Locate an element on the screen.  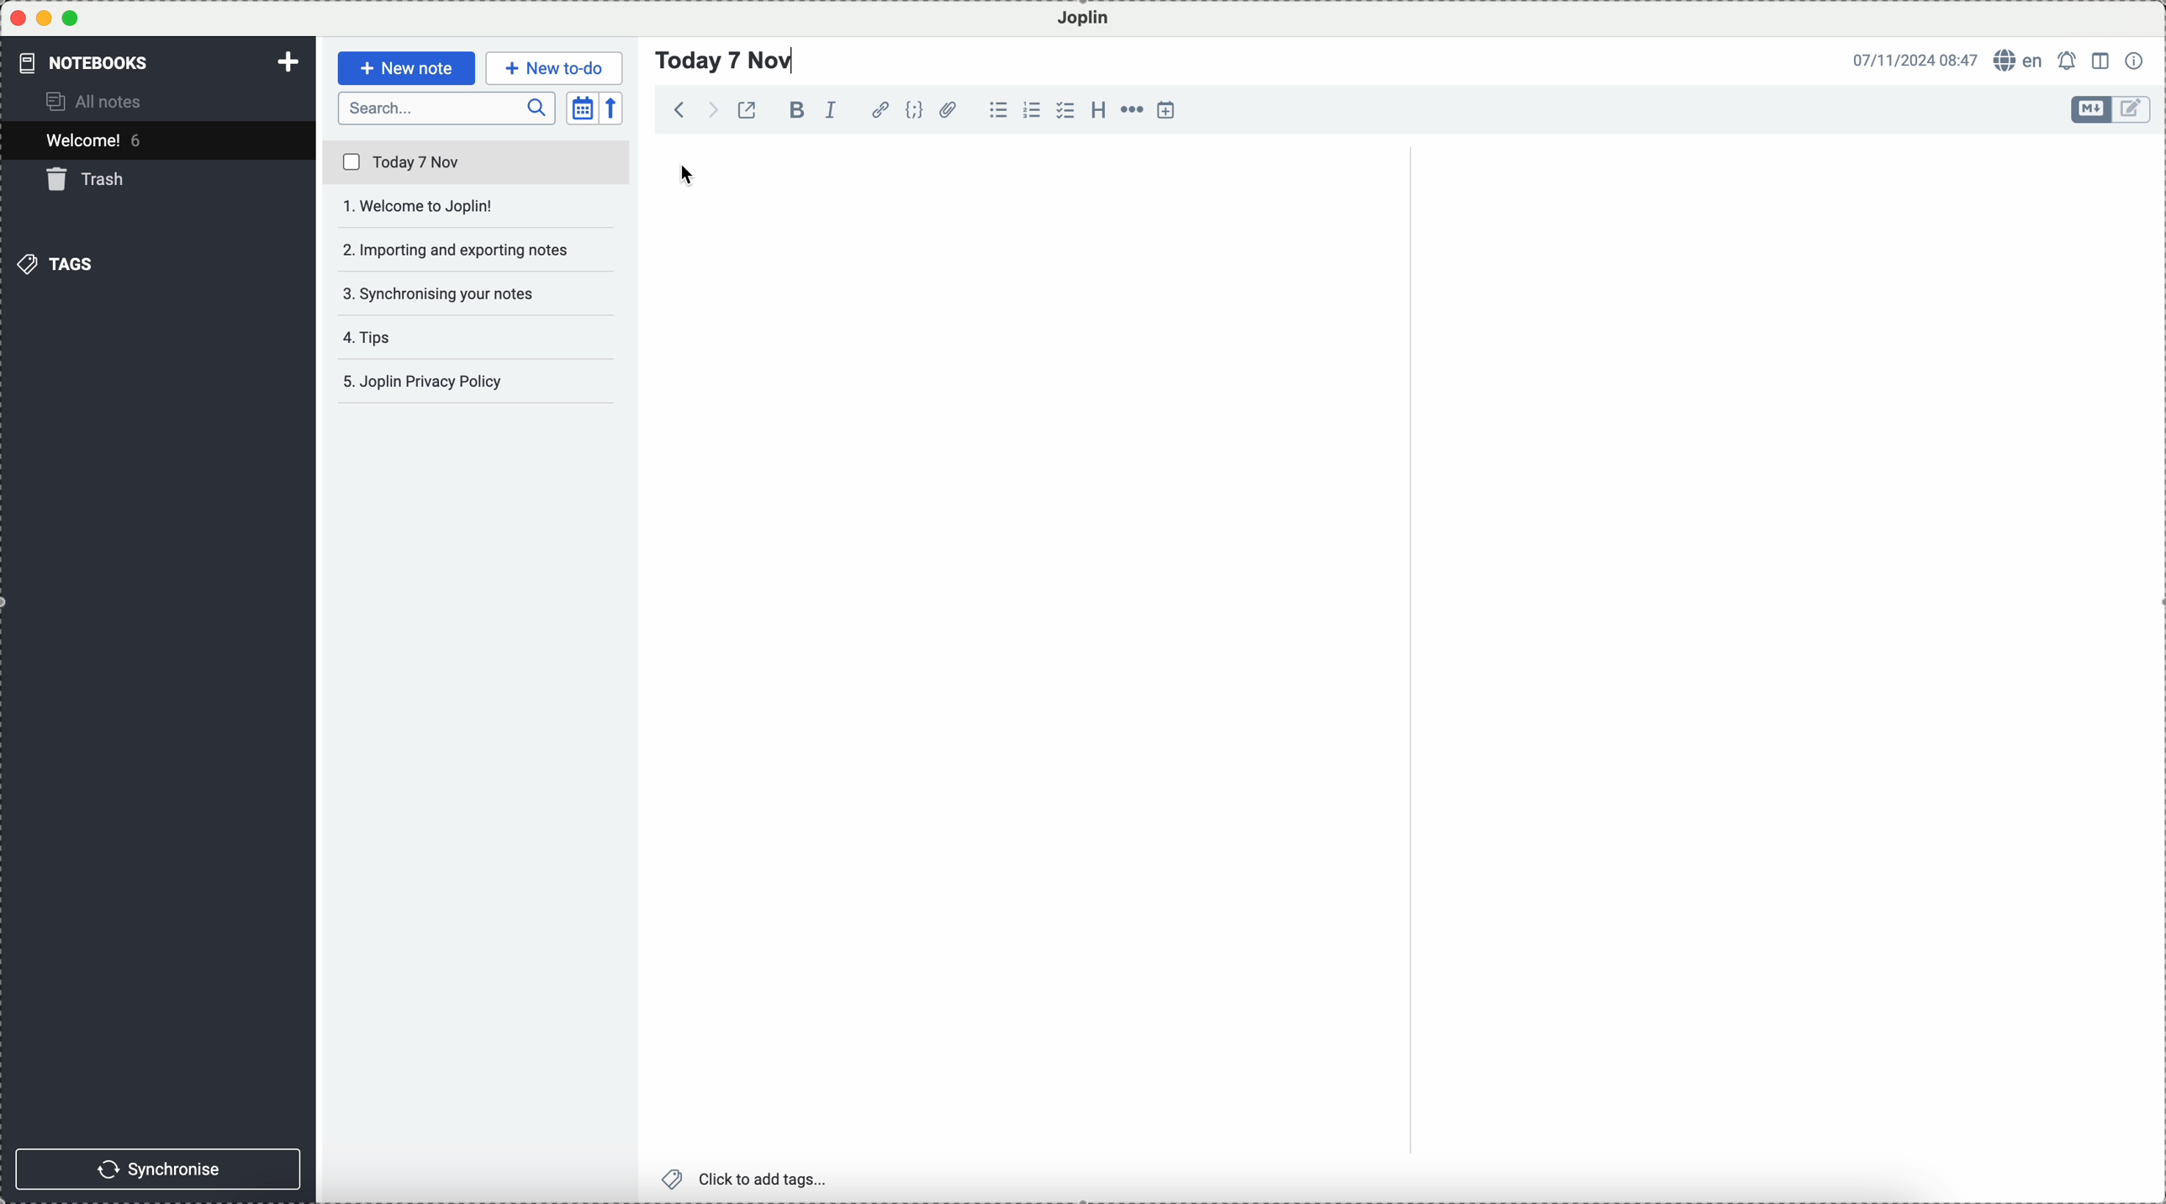
new to-do button is located at coordinates (554, 69).